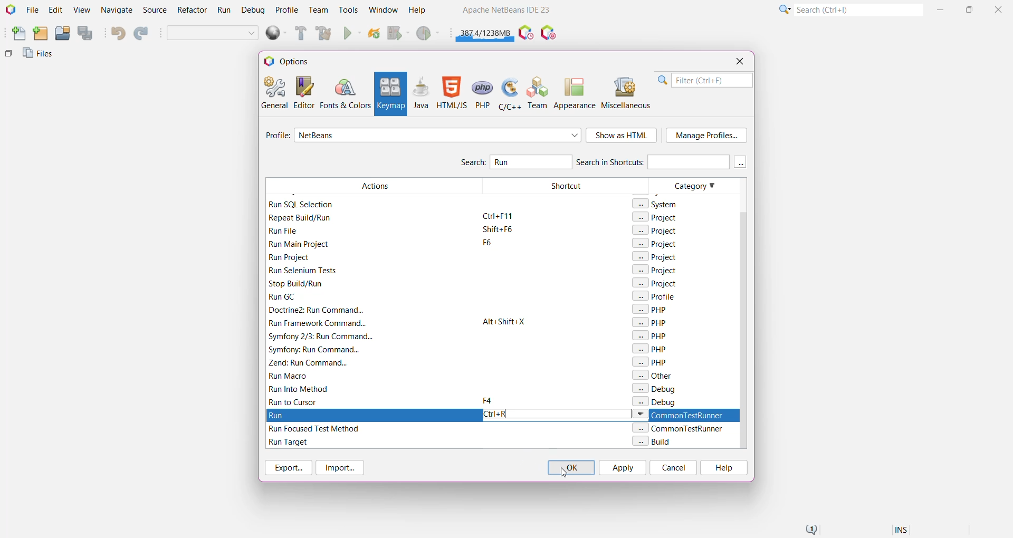 The height and width of the screenshot is (538, 1013). I want to click on New Project, so click(40, 34).